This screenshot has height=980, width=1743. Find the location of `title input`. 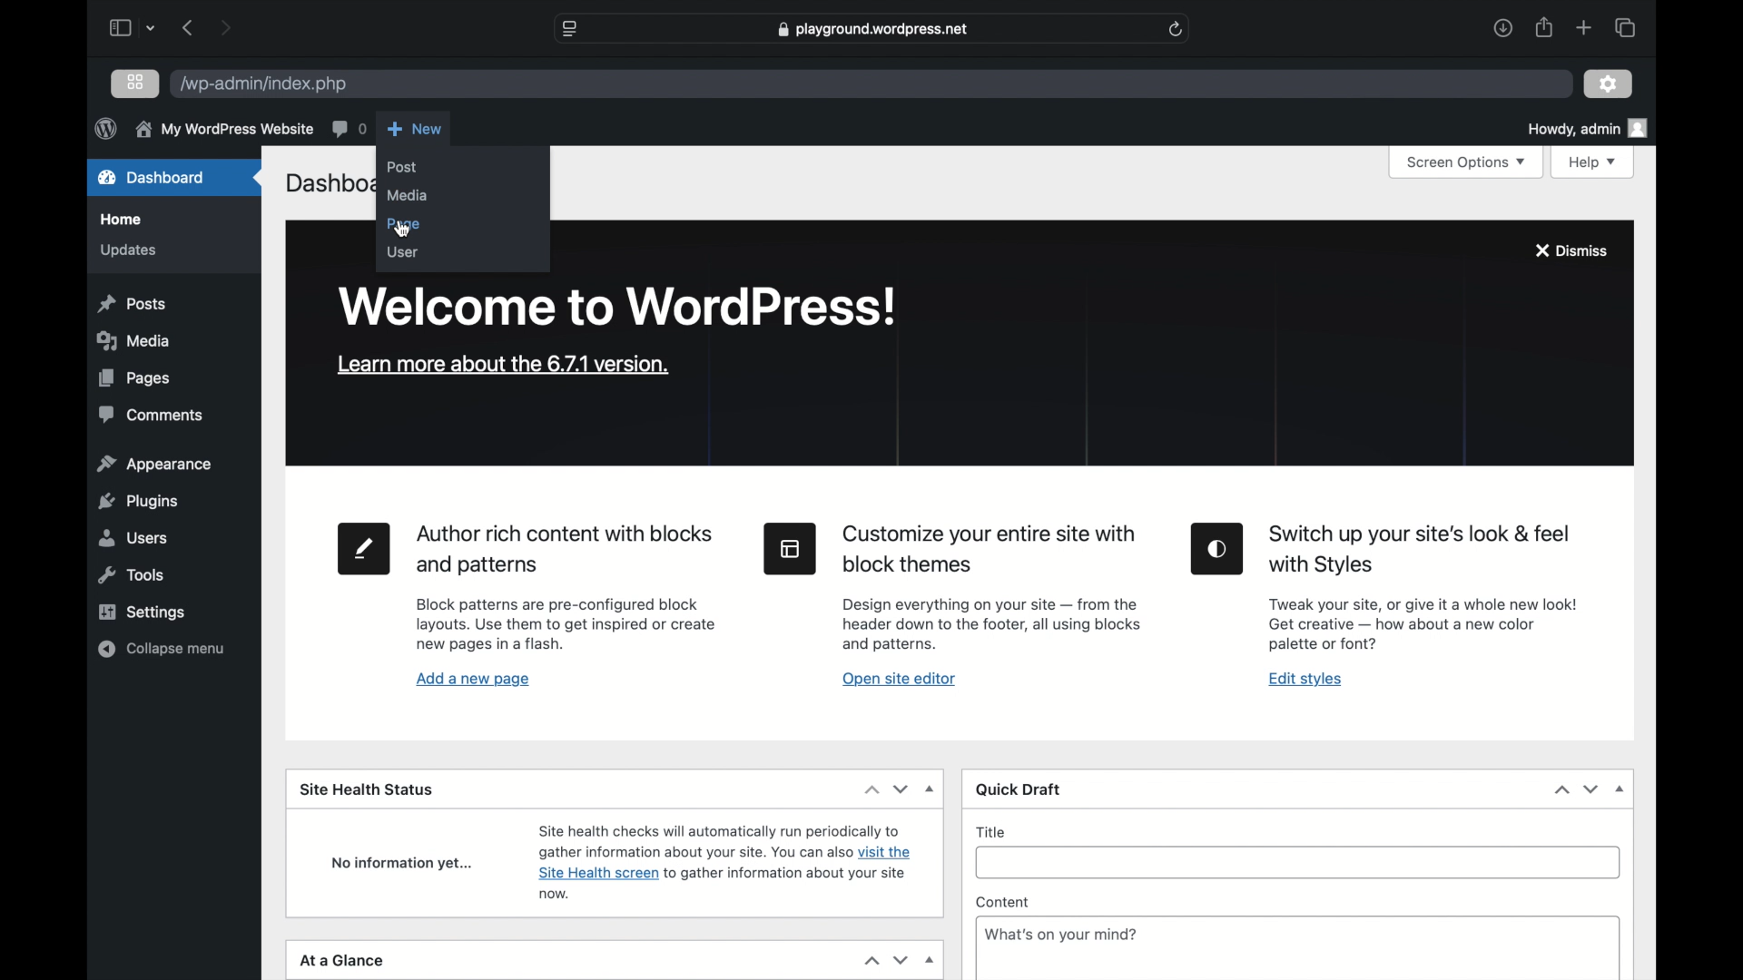

title input is located at coordinates (1296, 859).